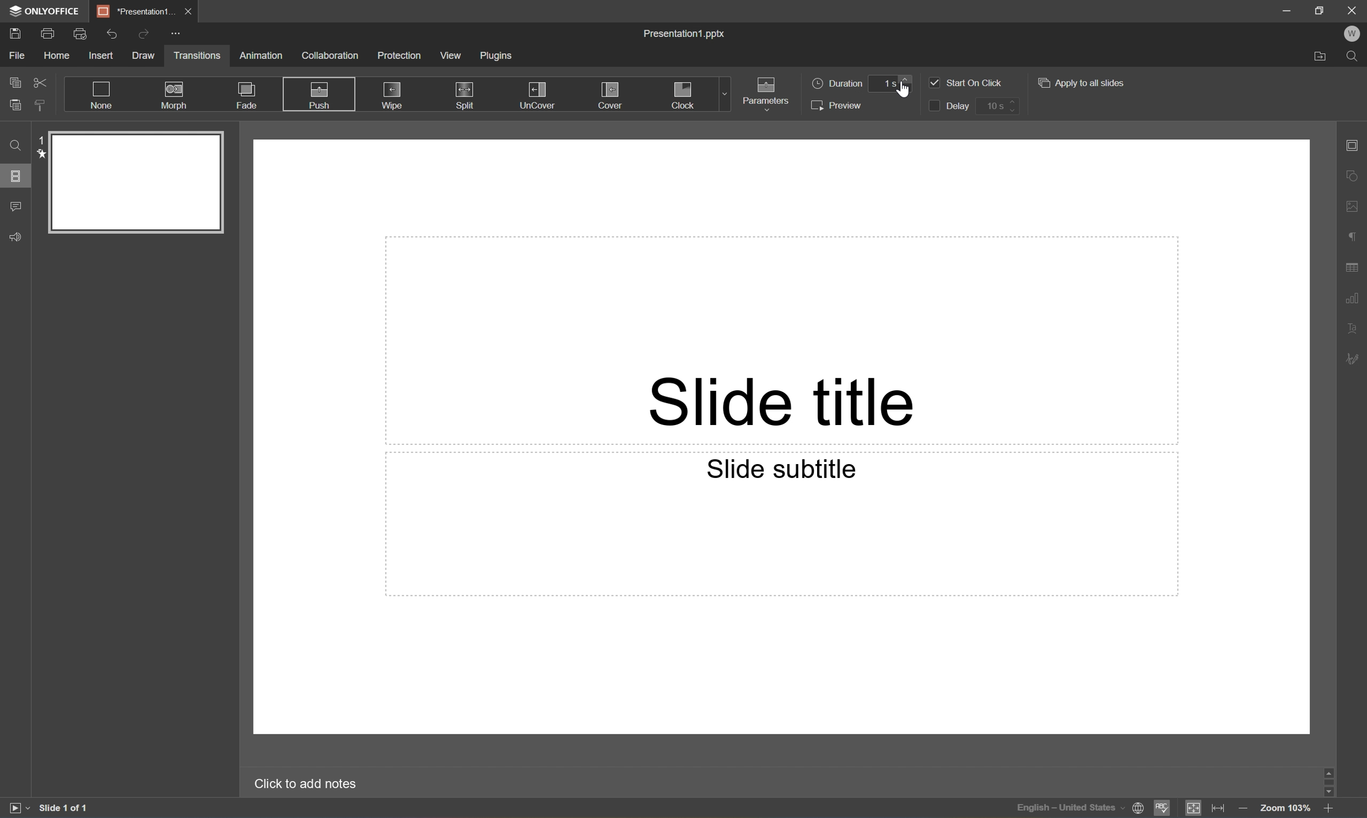 The image size is (1367, 818). What do you see at coordinates (104, 54) in the screenshot?
I see `Insert` at bounding box center [104, 54].